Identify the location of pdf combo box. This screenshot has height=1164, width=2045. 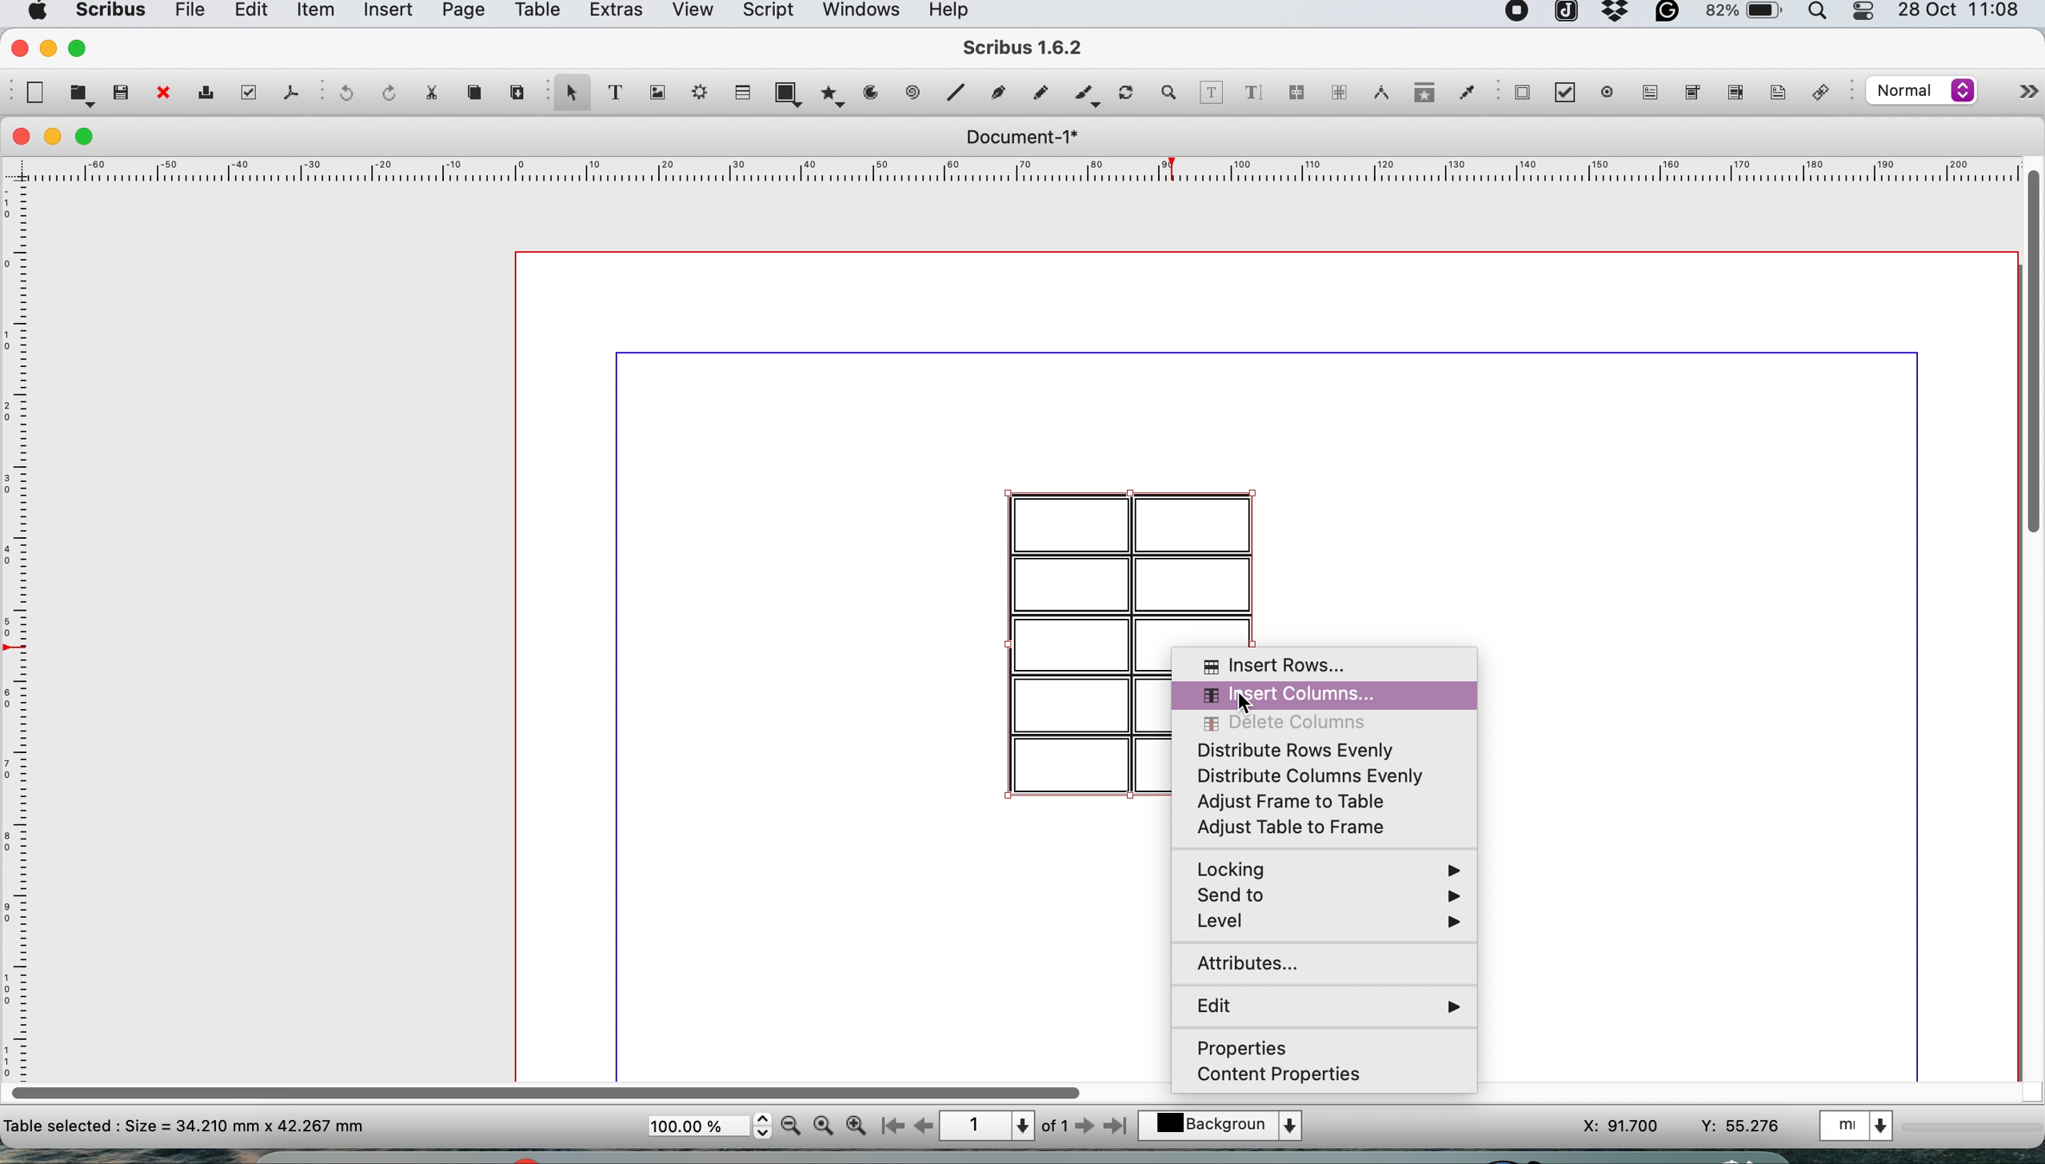
(1689, 97).